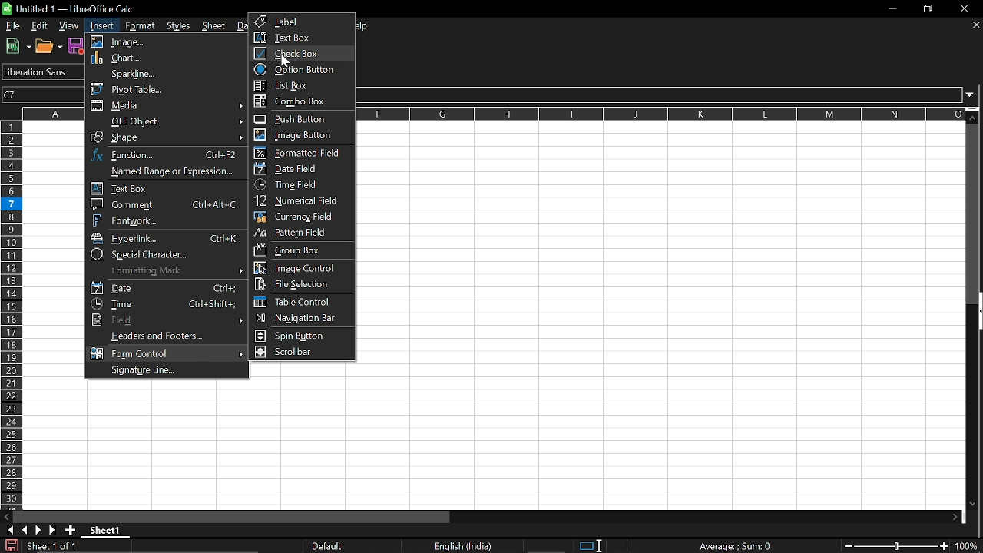 The width and height of the screenshot is (983, 553). What do you see at coordinates (216, 26) in the screenshot?
I see `Sheet` at bounding box center [216, 26].